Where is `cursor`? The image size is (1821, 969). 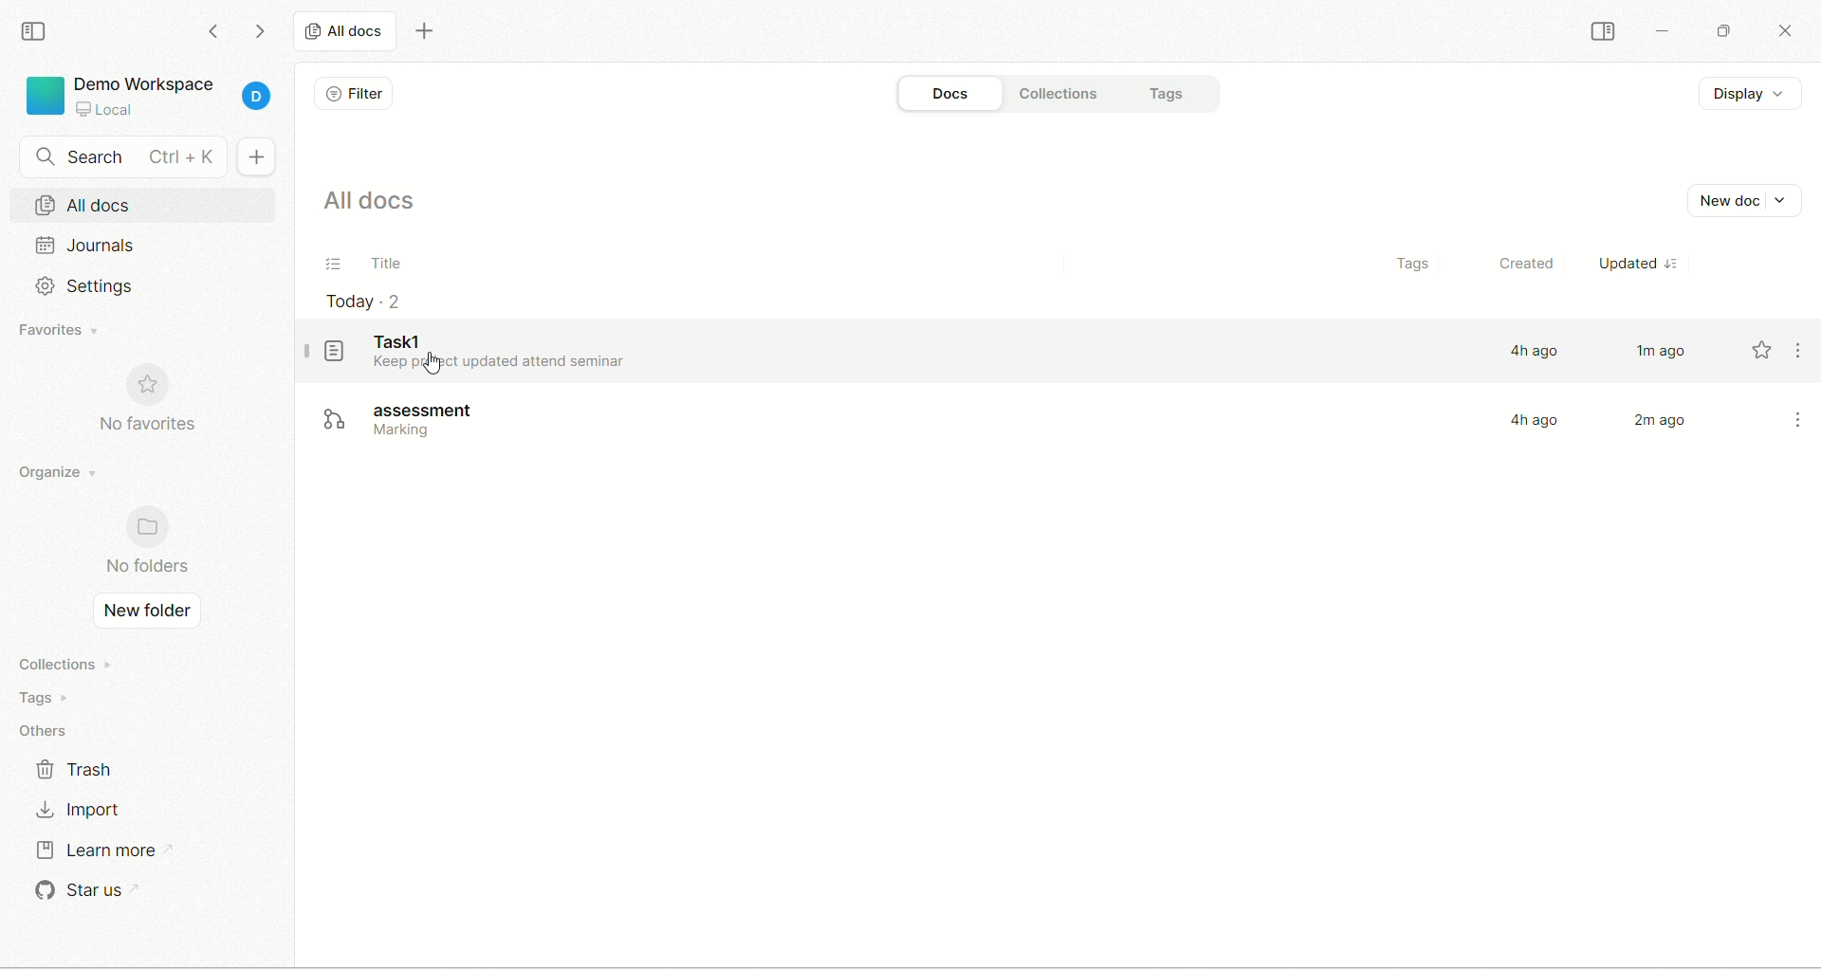 cursor is located at coordinates (431, 366).